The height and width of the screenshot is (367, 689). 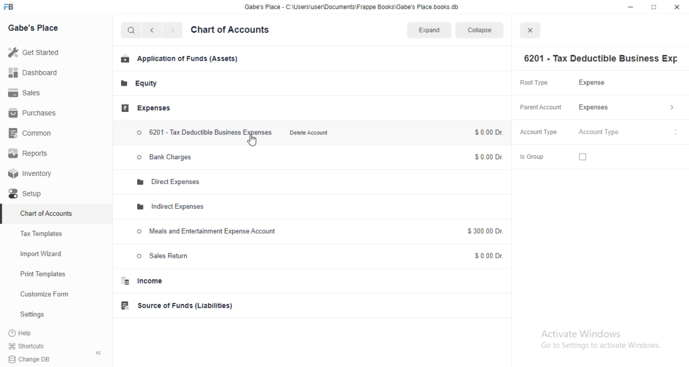 I want to click on > Bank Charges, so click(x=170, y=159).